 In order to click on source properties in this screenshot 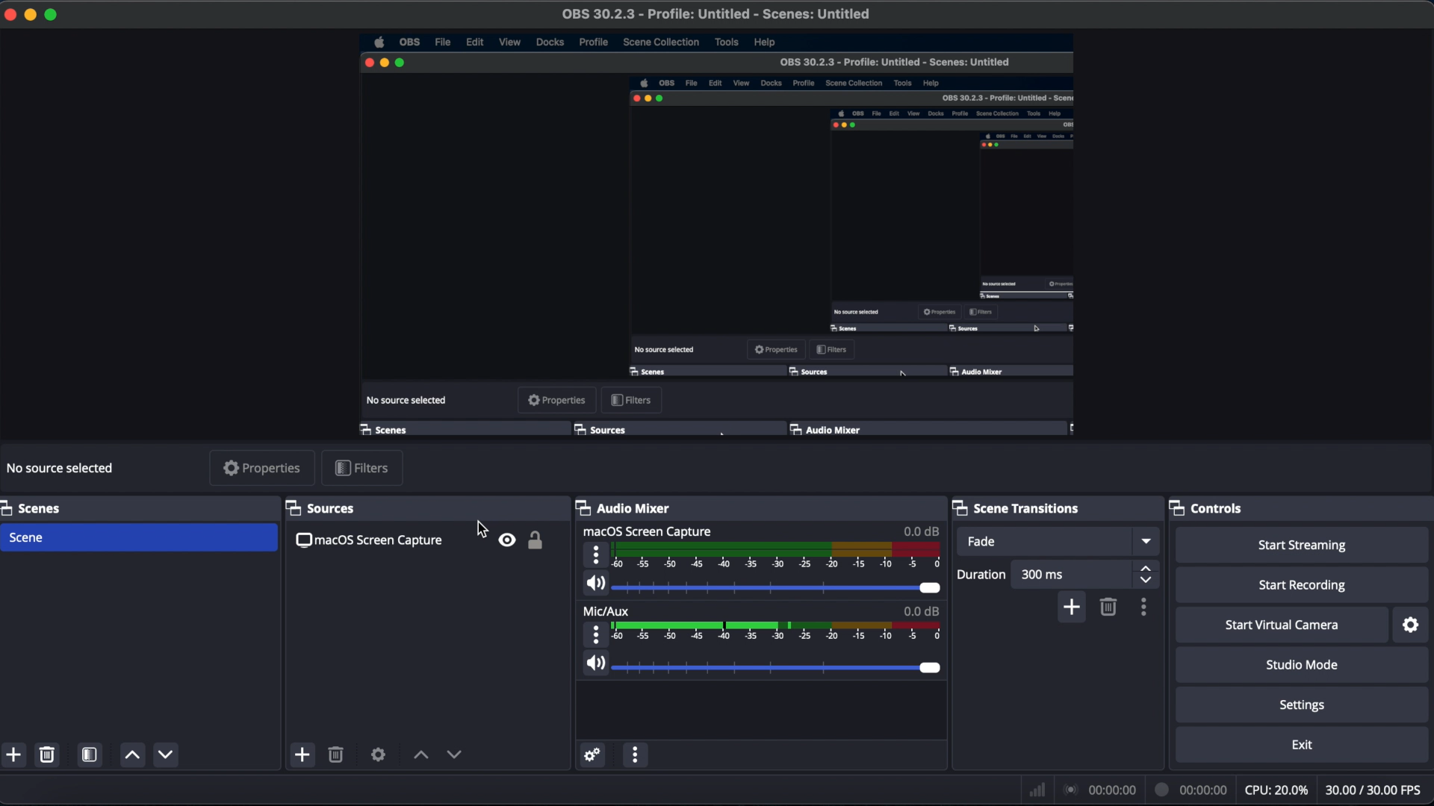, I will do `click(378, 755)`.